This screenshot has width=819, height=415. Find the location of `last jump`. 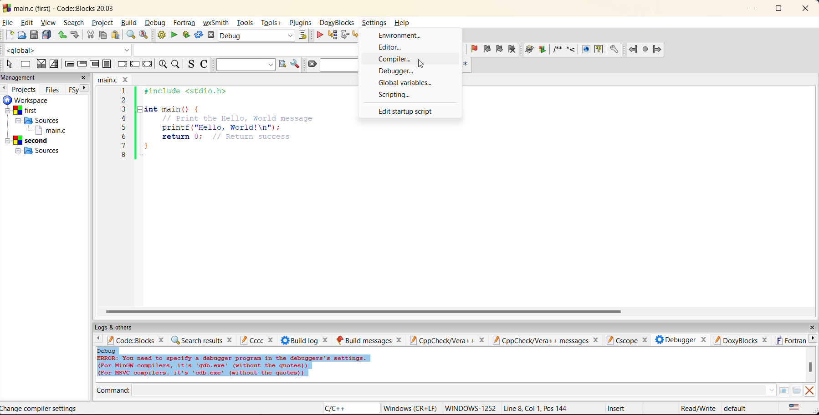

last jump is located at coordinates (645, 50).